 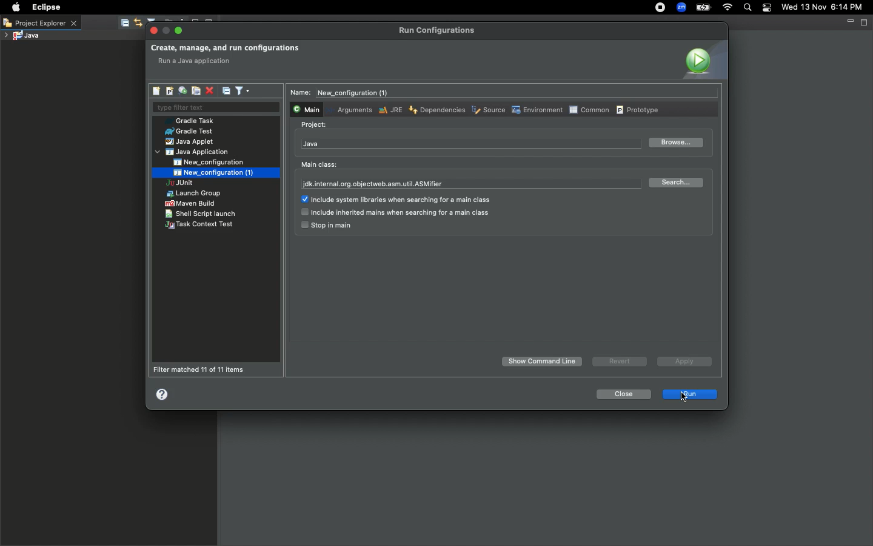 What do you see at coordinates (163, 394) in the screenshot?
I see `Help` at bounding box center [163, 394].